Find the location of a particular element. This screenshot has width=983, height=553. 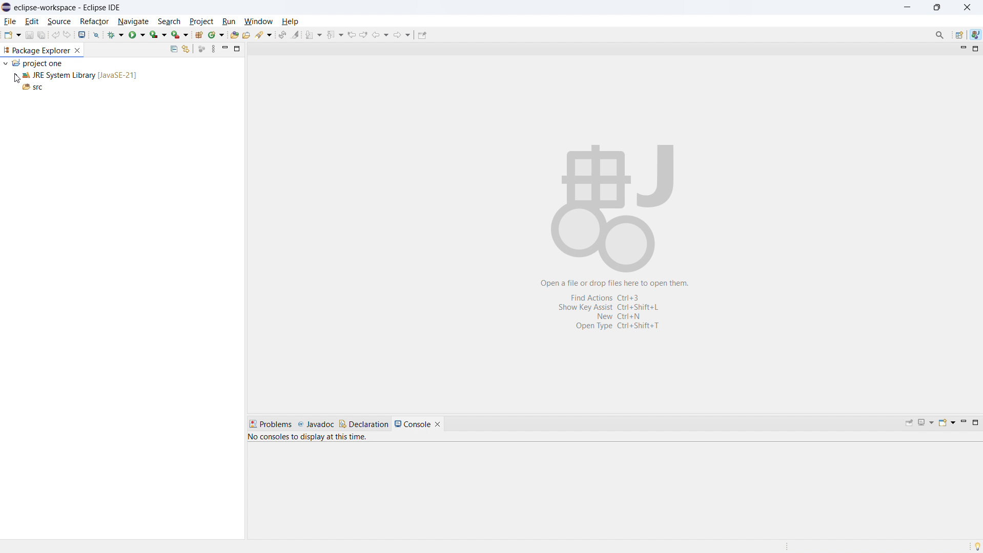

Search is located at coordinates (264, 35).